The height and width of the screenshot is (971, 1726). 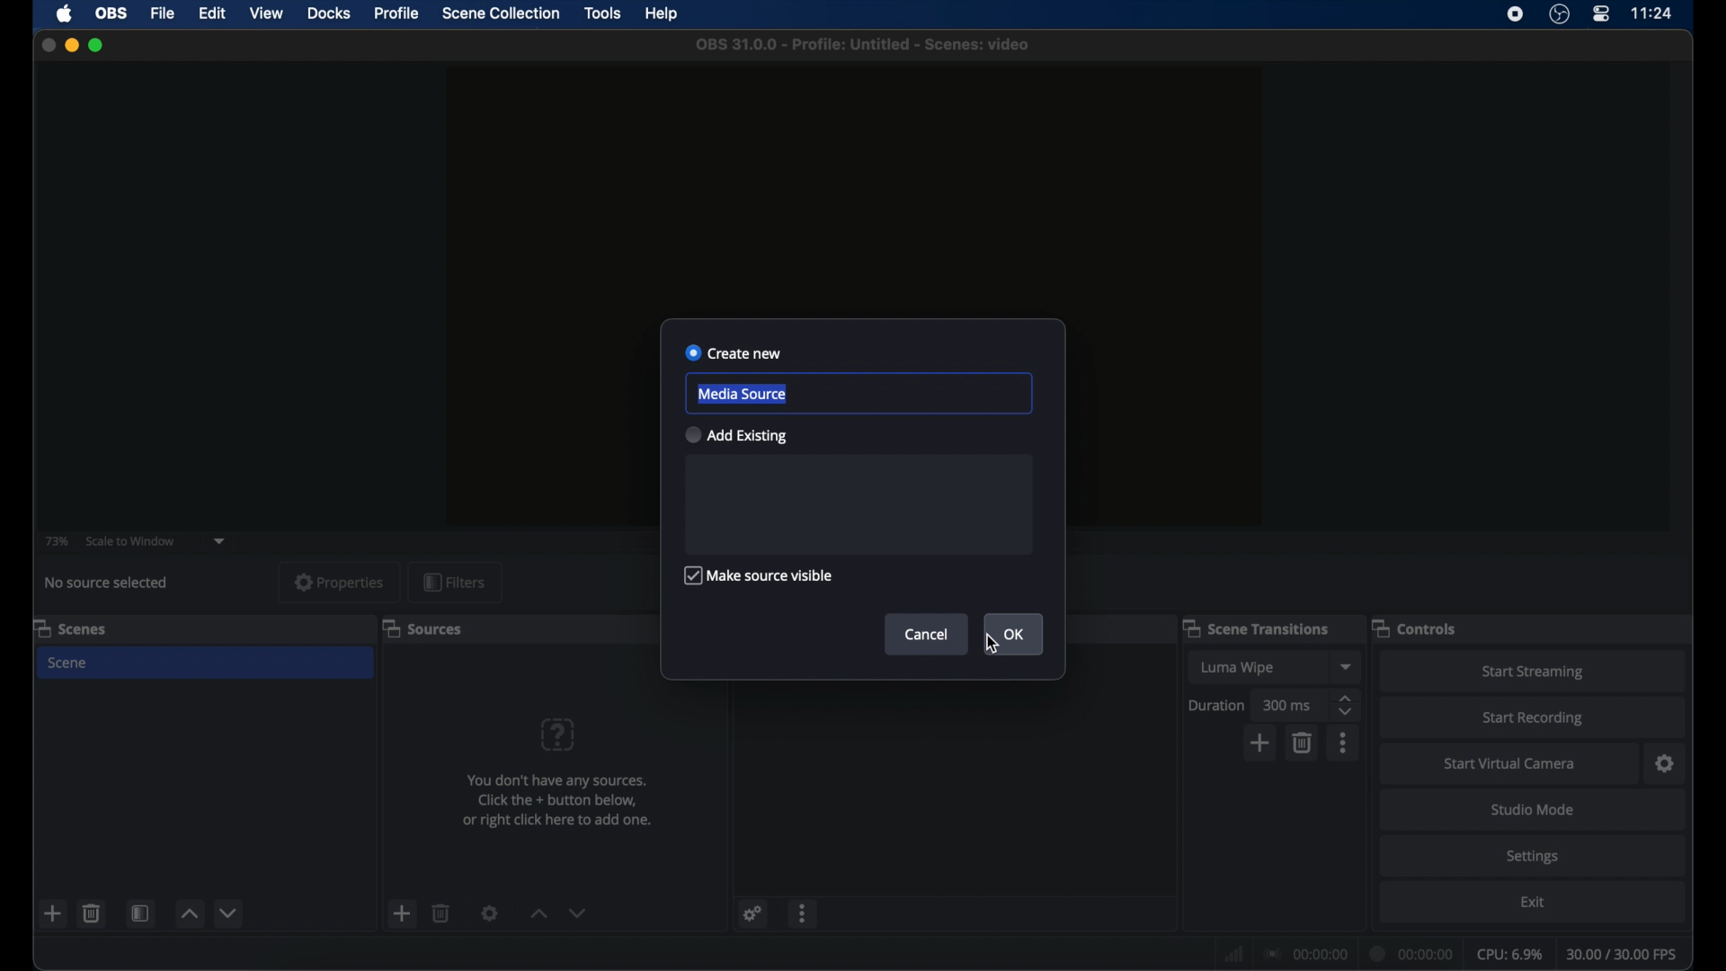 I want to click on settings, so click(x=1534, y=858).